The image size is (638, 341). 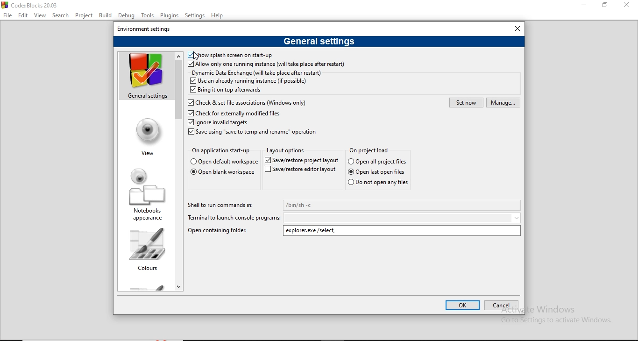 I want to click on On application start-up, so click(x=221, y=152).